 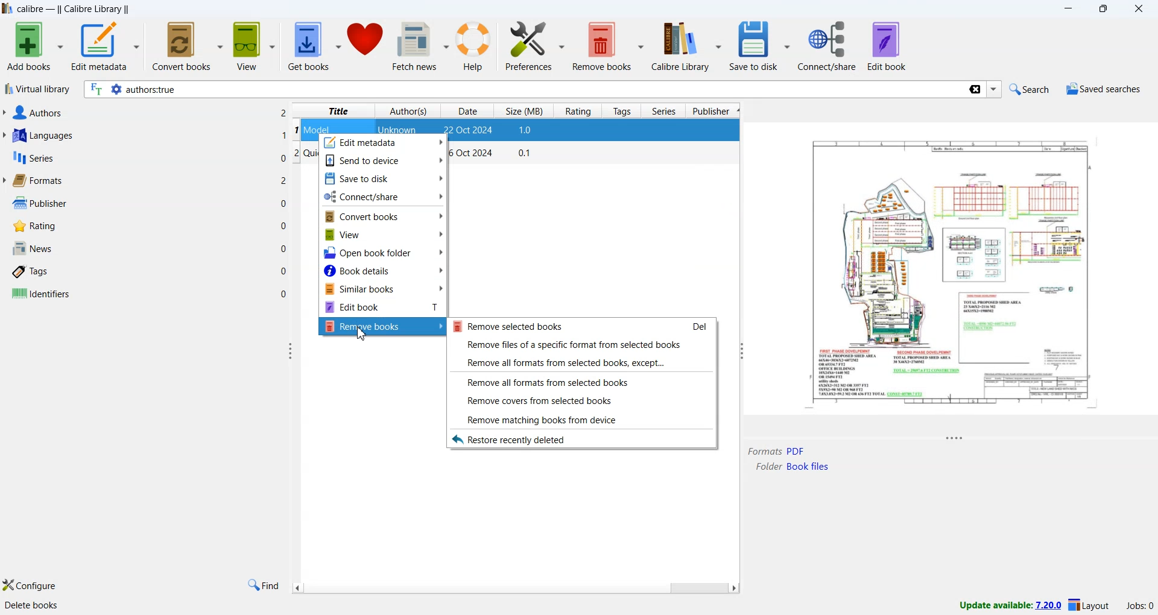 What do you see at coordinates (410, 111) in the screenshot?
I see `authors` at bounding box center [410, 111].